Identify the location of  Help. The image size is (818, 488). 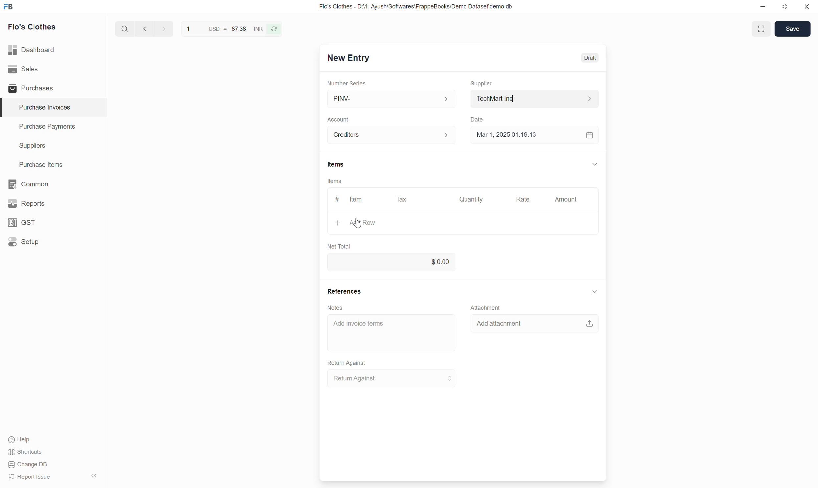
(27, 440).